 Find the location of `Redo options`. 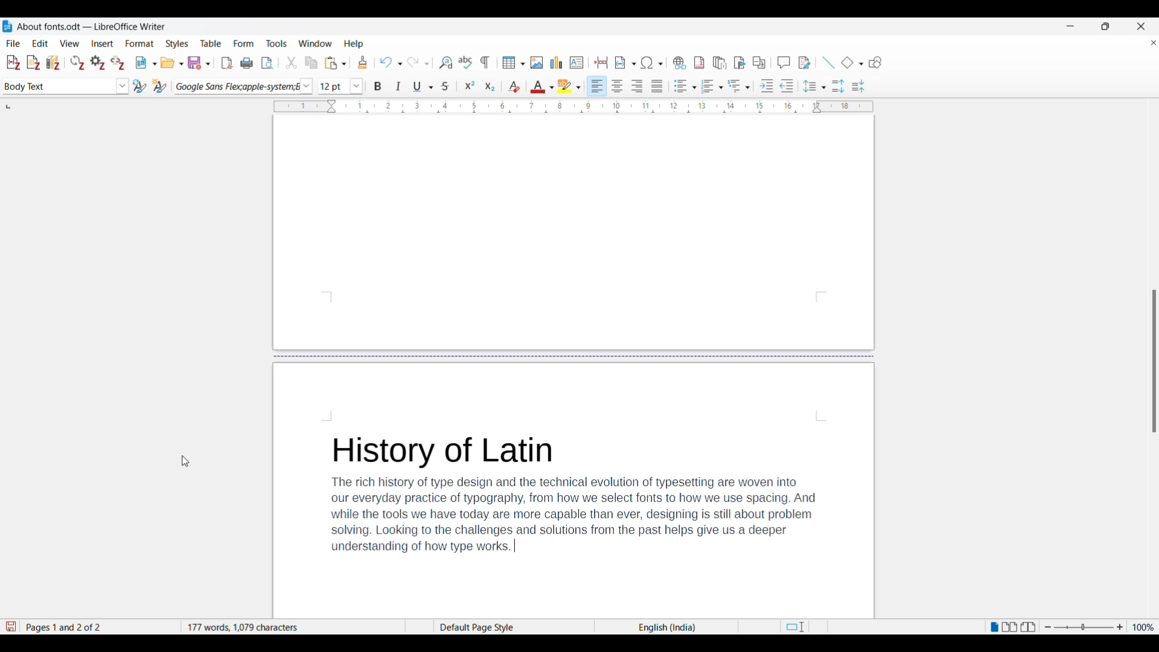

Redo options is located at coordinates (418, 63).